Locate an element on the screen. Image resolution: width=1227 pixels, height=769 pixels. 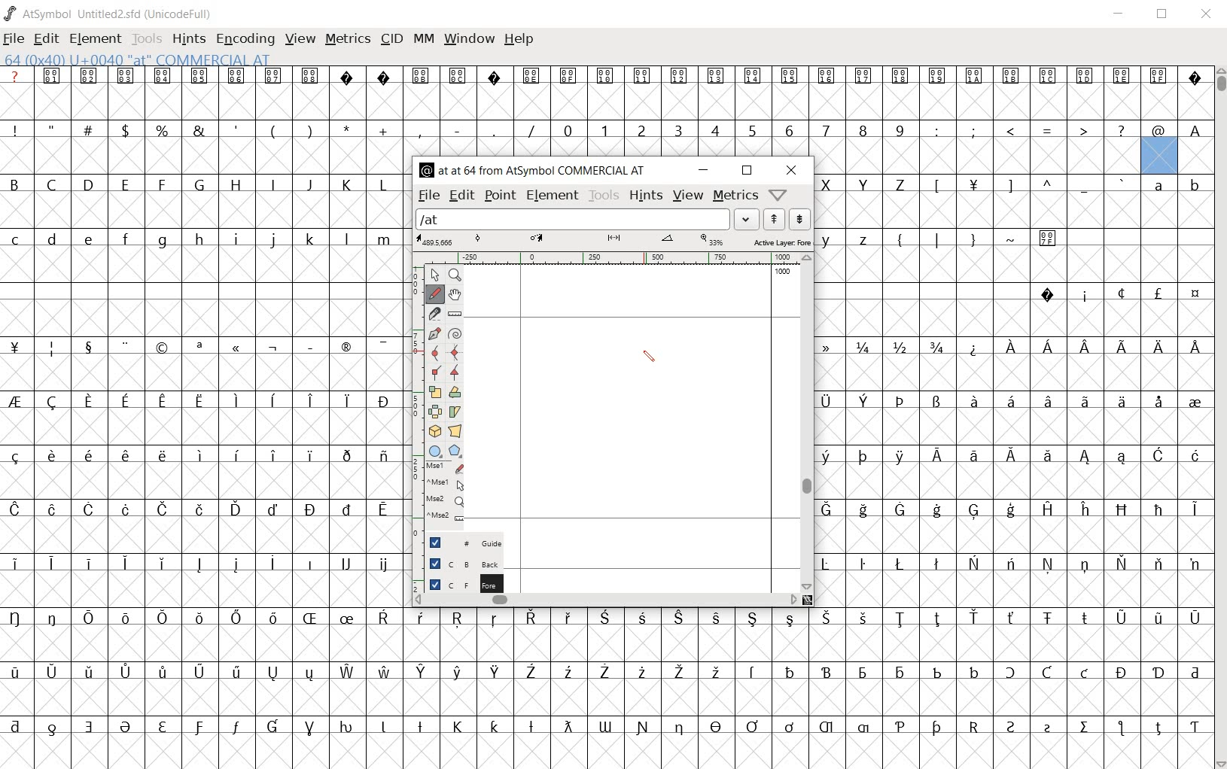
background is located at coordinates (479, 563).